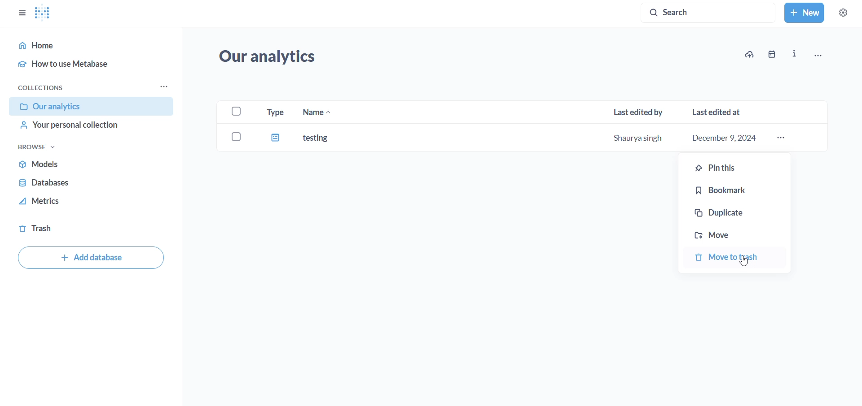  What do you see at coordinates (746, 263) in the screenshot?
I see `cursor` at bounding box center [746, 263].